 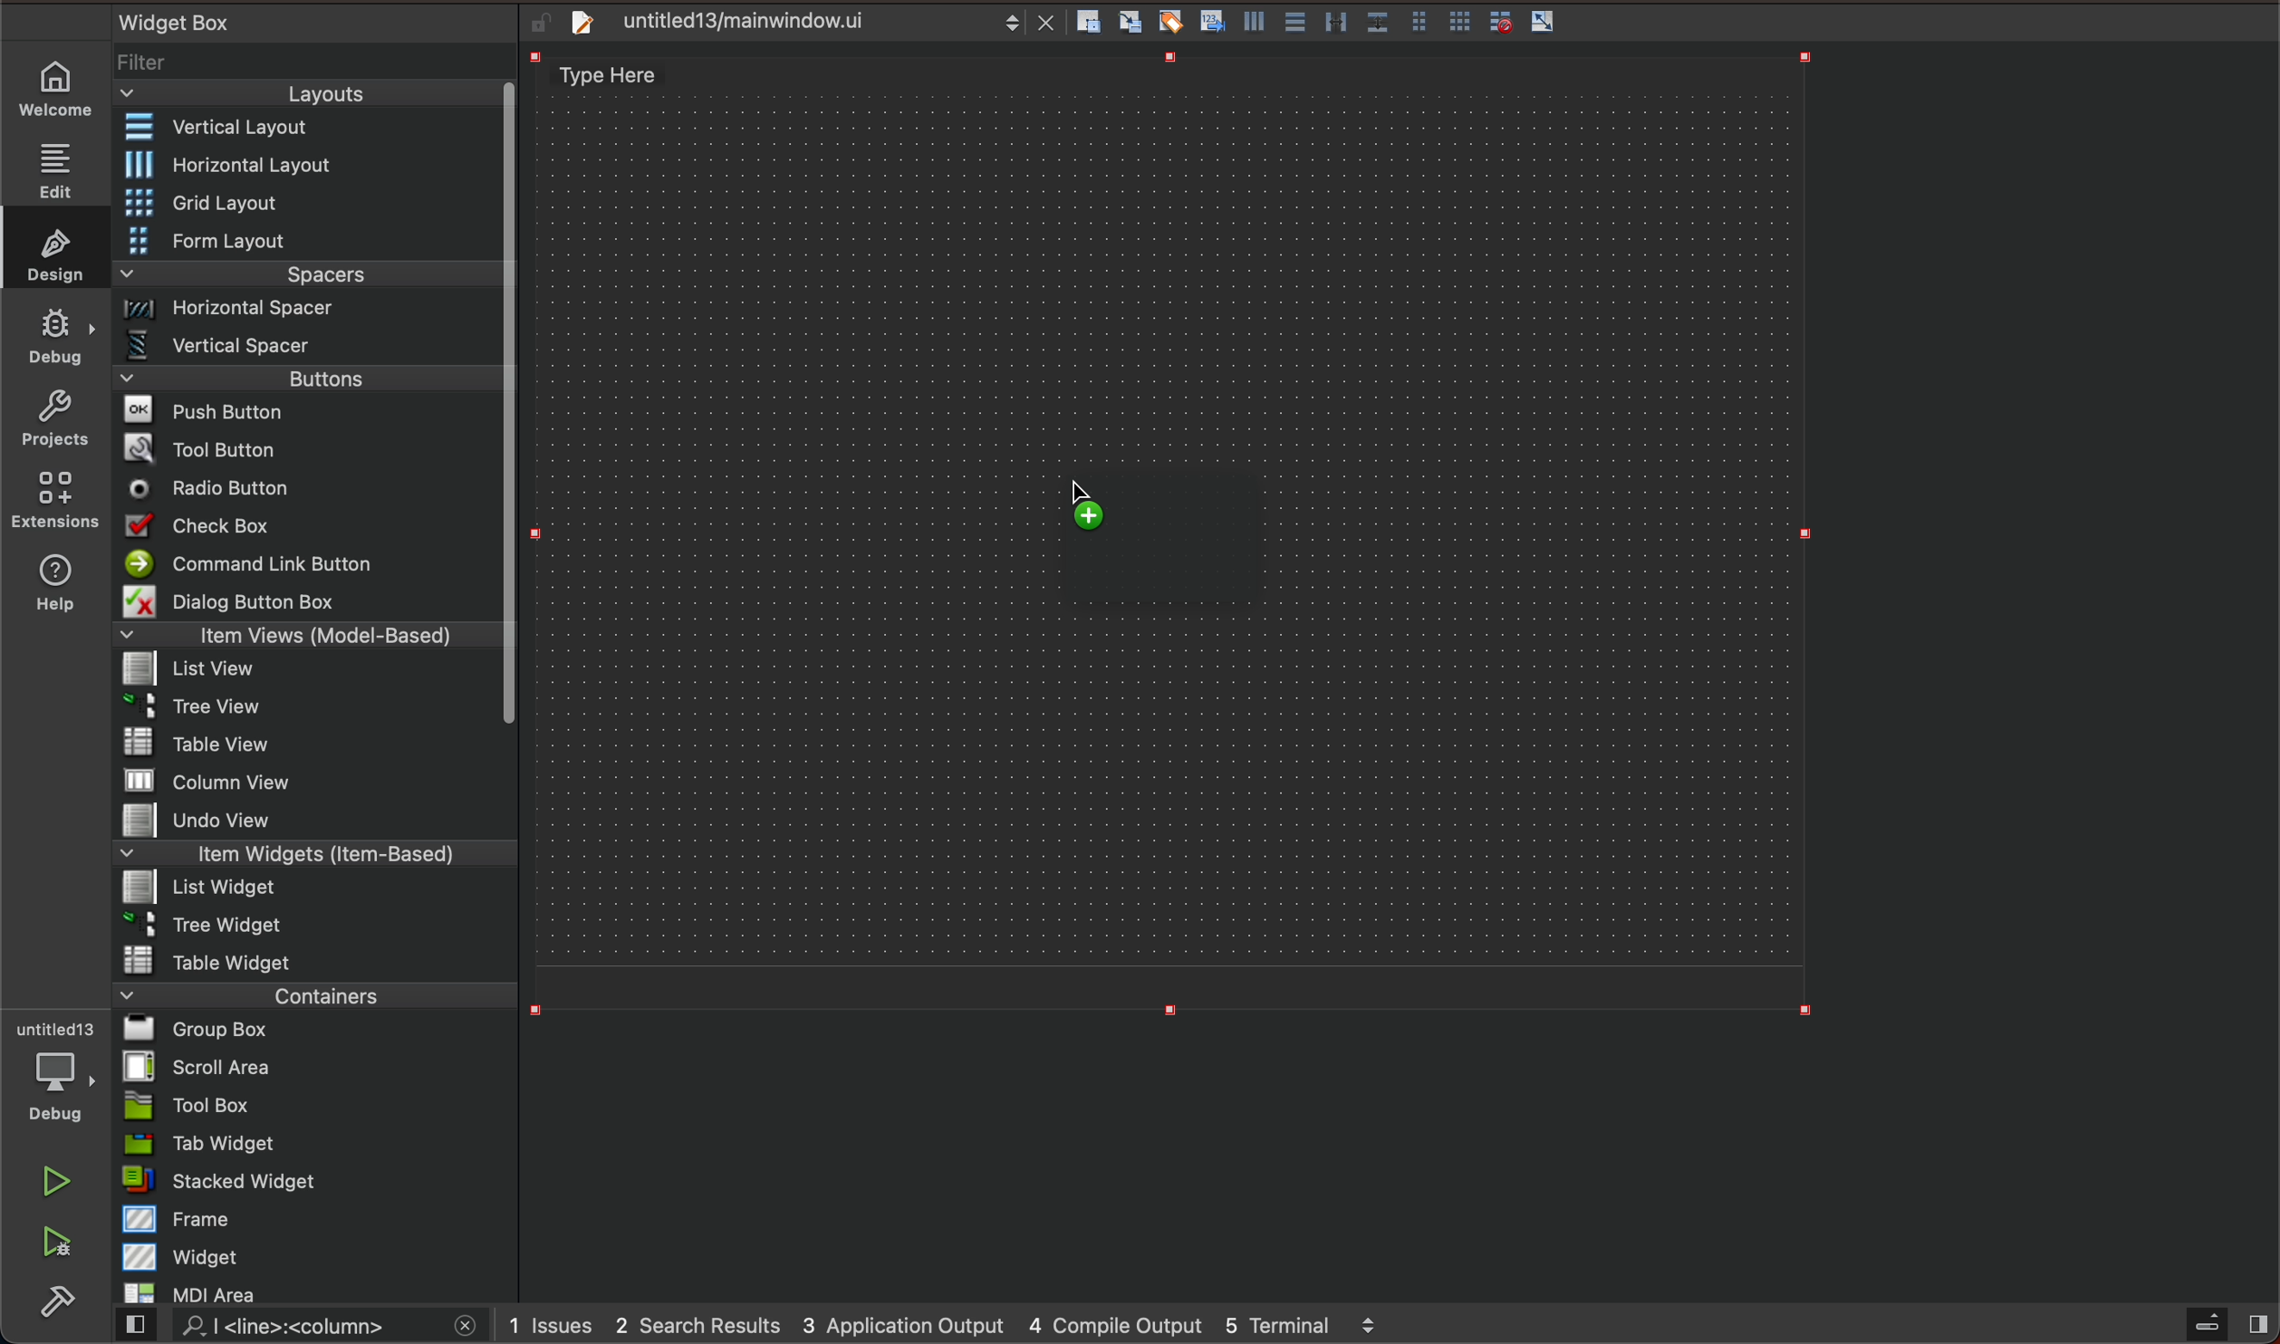 What do you see at coordinates (306, 670) in the screenshot?
I see `list view` at bounding box center [306, 670].